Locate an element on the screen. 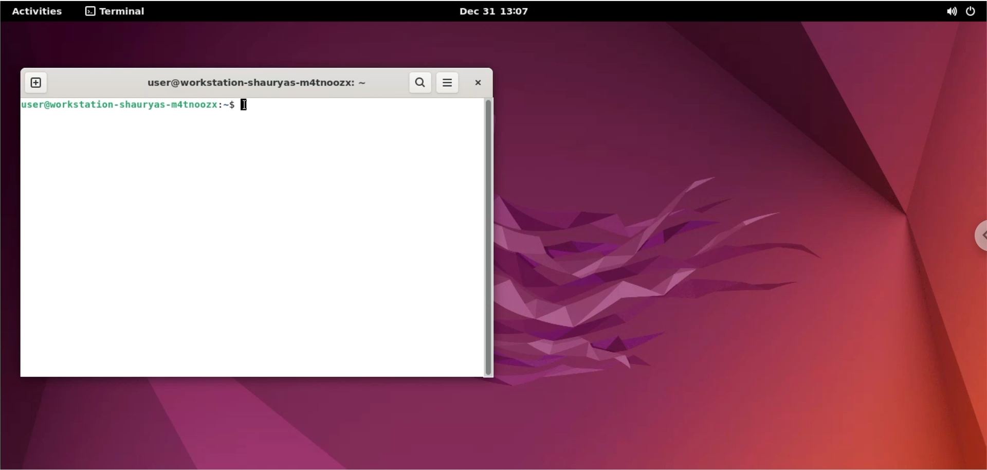 The image size is (987, 470). user@workstation-shauryas-m4tnoozx: ~ is located at coordinates (255, 83).